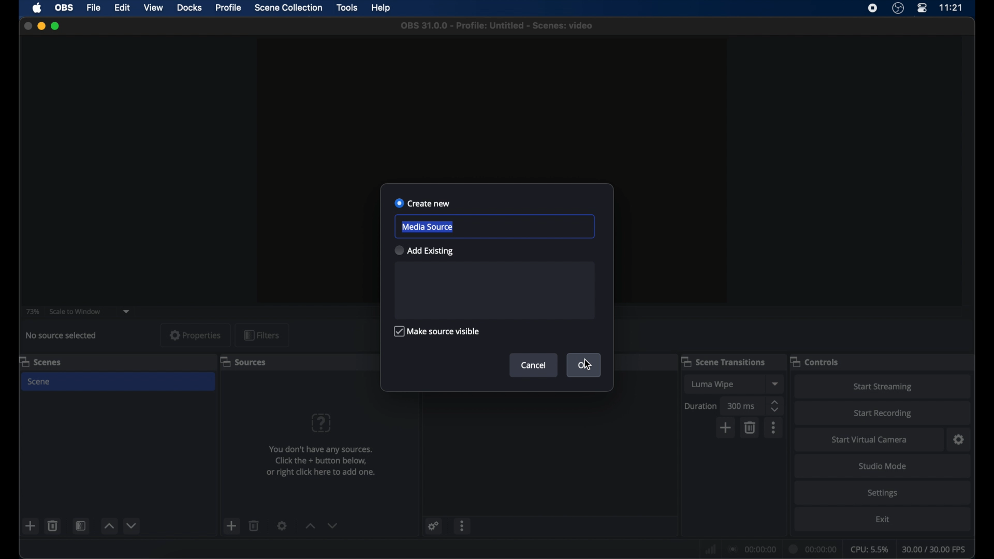 The image size is (994, 559). I want to click on cpu, so click(870, 550).